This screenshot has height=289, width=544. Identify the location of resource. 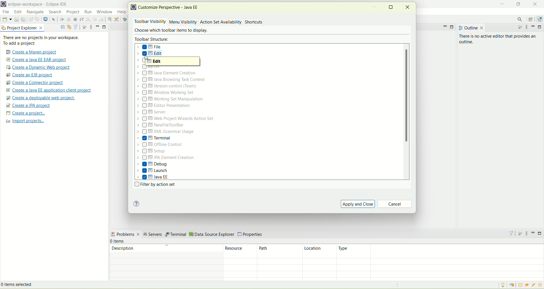
(241, 251).